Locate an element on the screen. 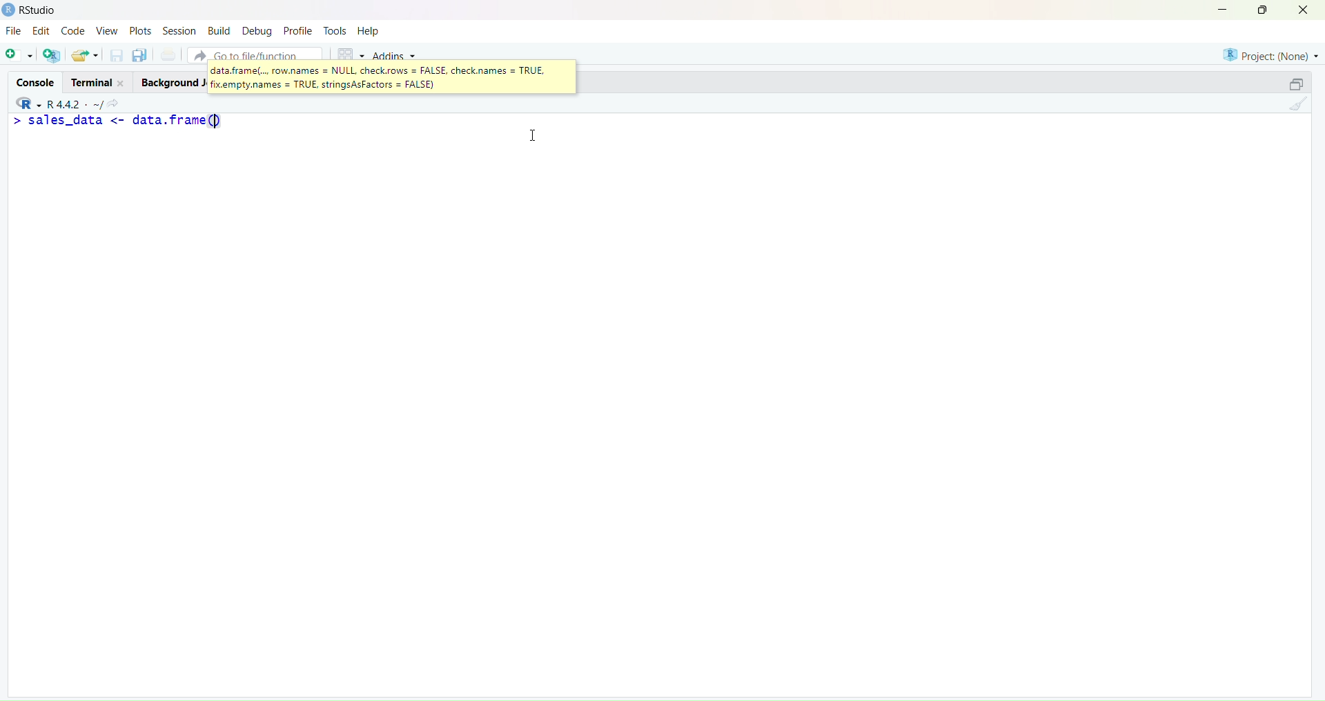 This screenshot has height=701, width=1325. maximise is located at coordinates (1289, 83).